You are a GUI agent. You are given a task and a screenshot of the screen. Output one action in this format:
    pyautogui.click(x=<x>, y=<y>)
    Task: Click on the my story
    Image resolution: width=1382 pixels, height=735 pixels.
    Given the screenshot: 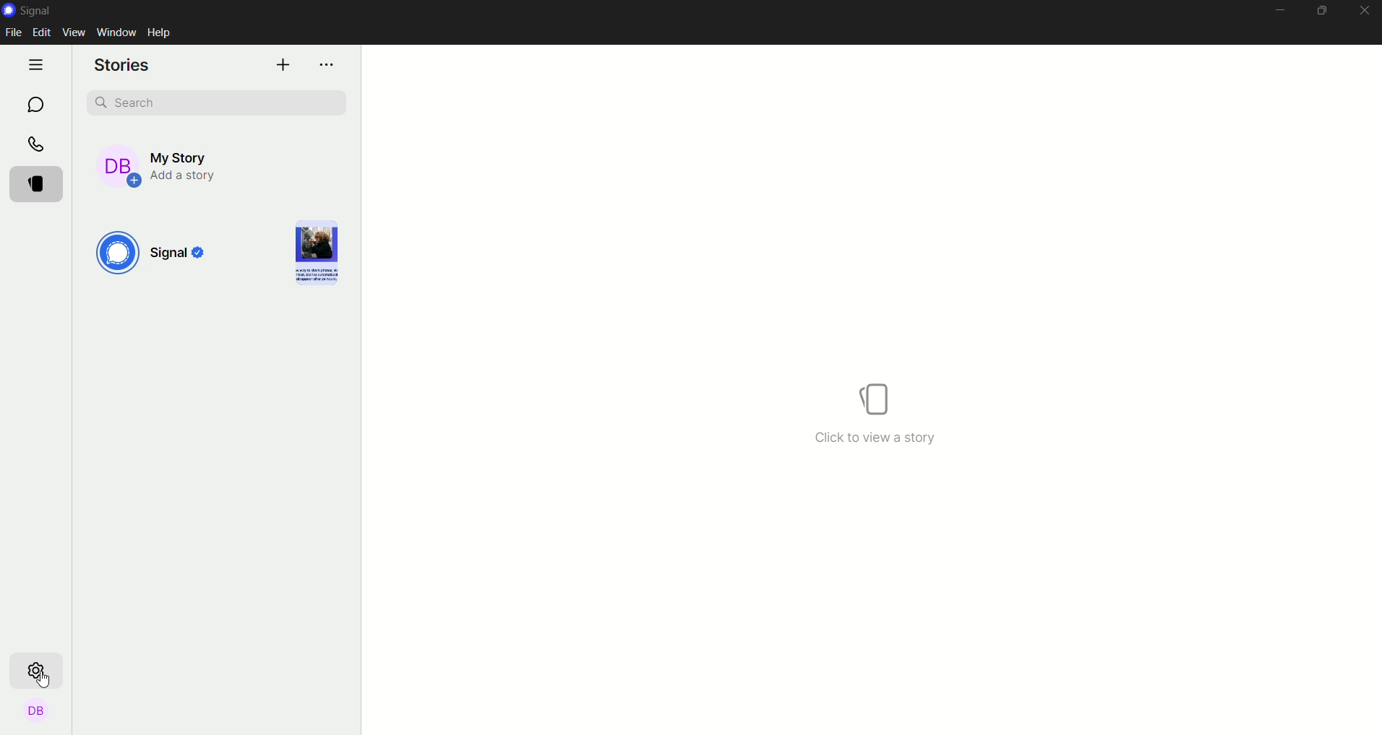 What is the action you would take?
    pyautogui.click(x=174, y=162)
    